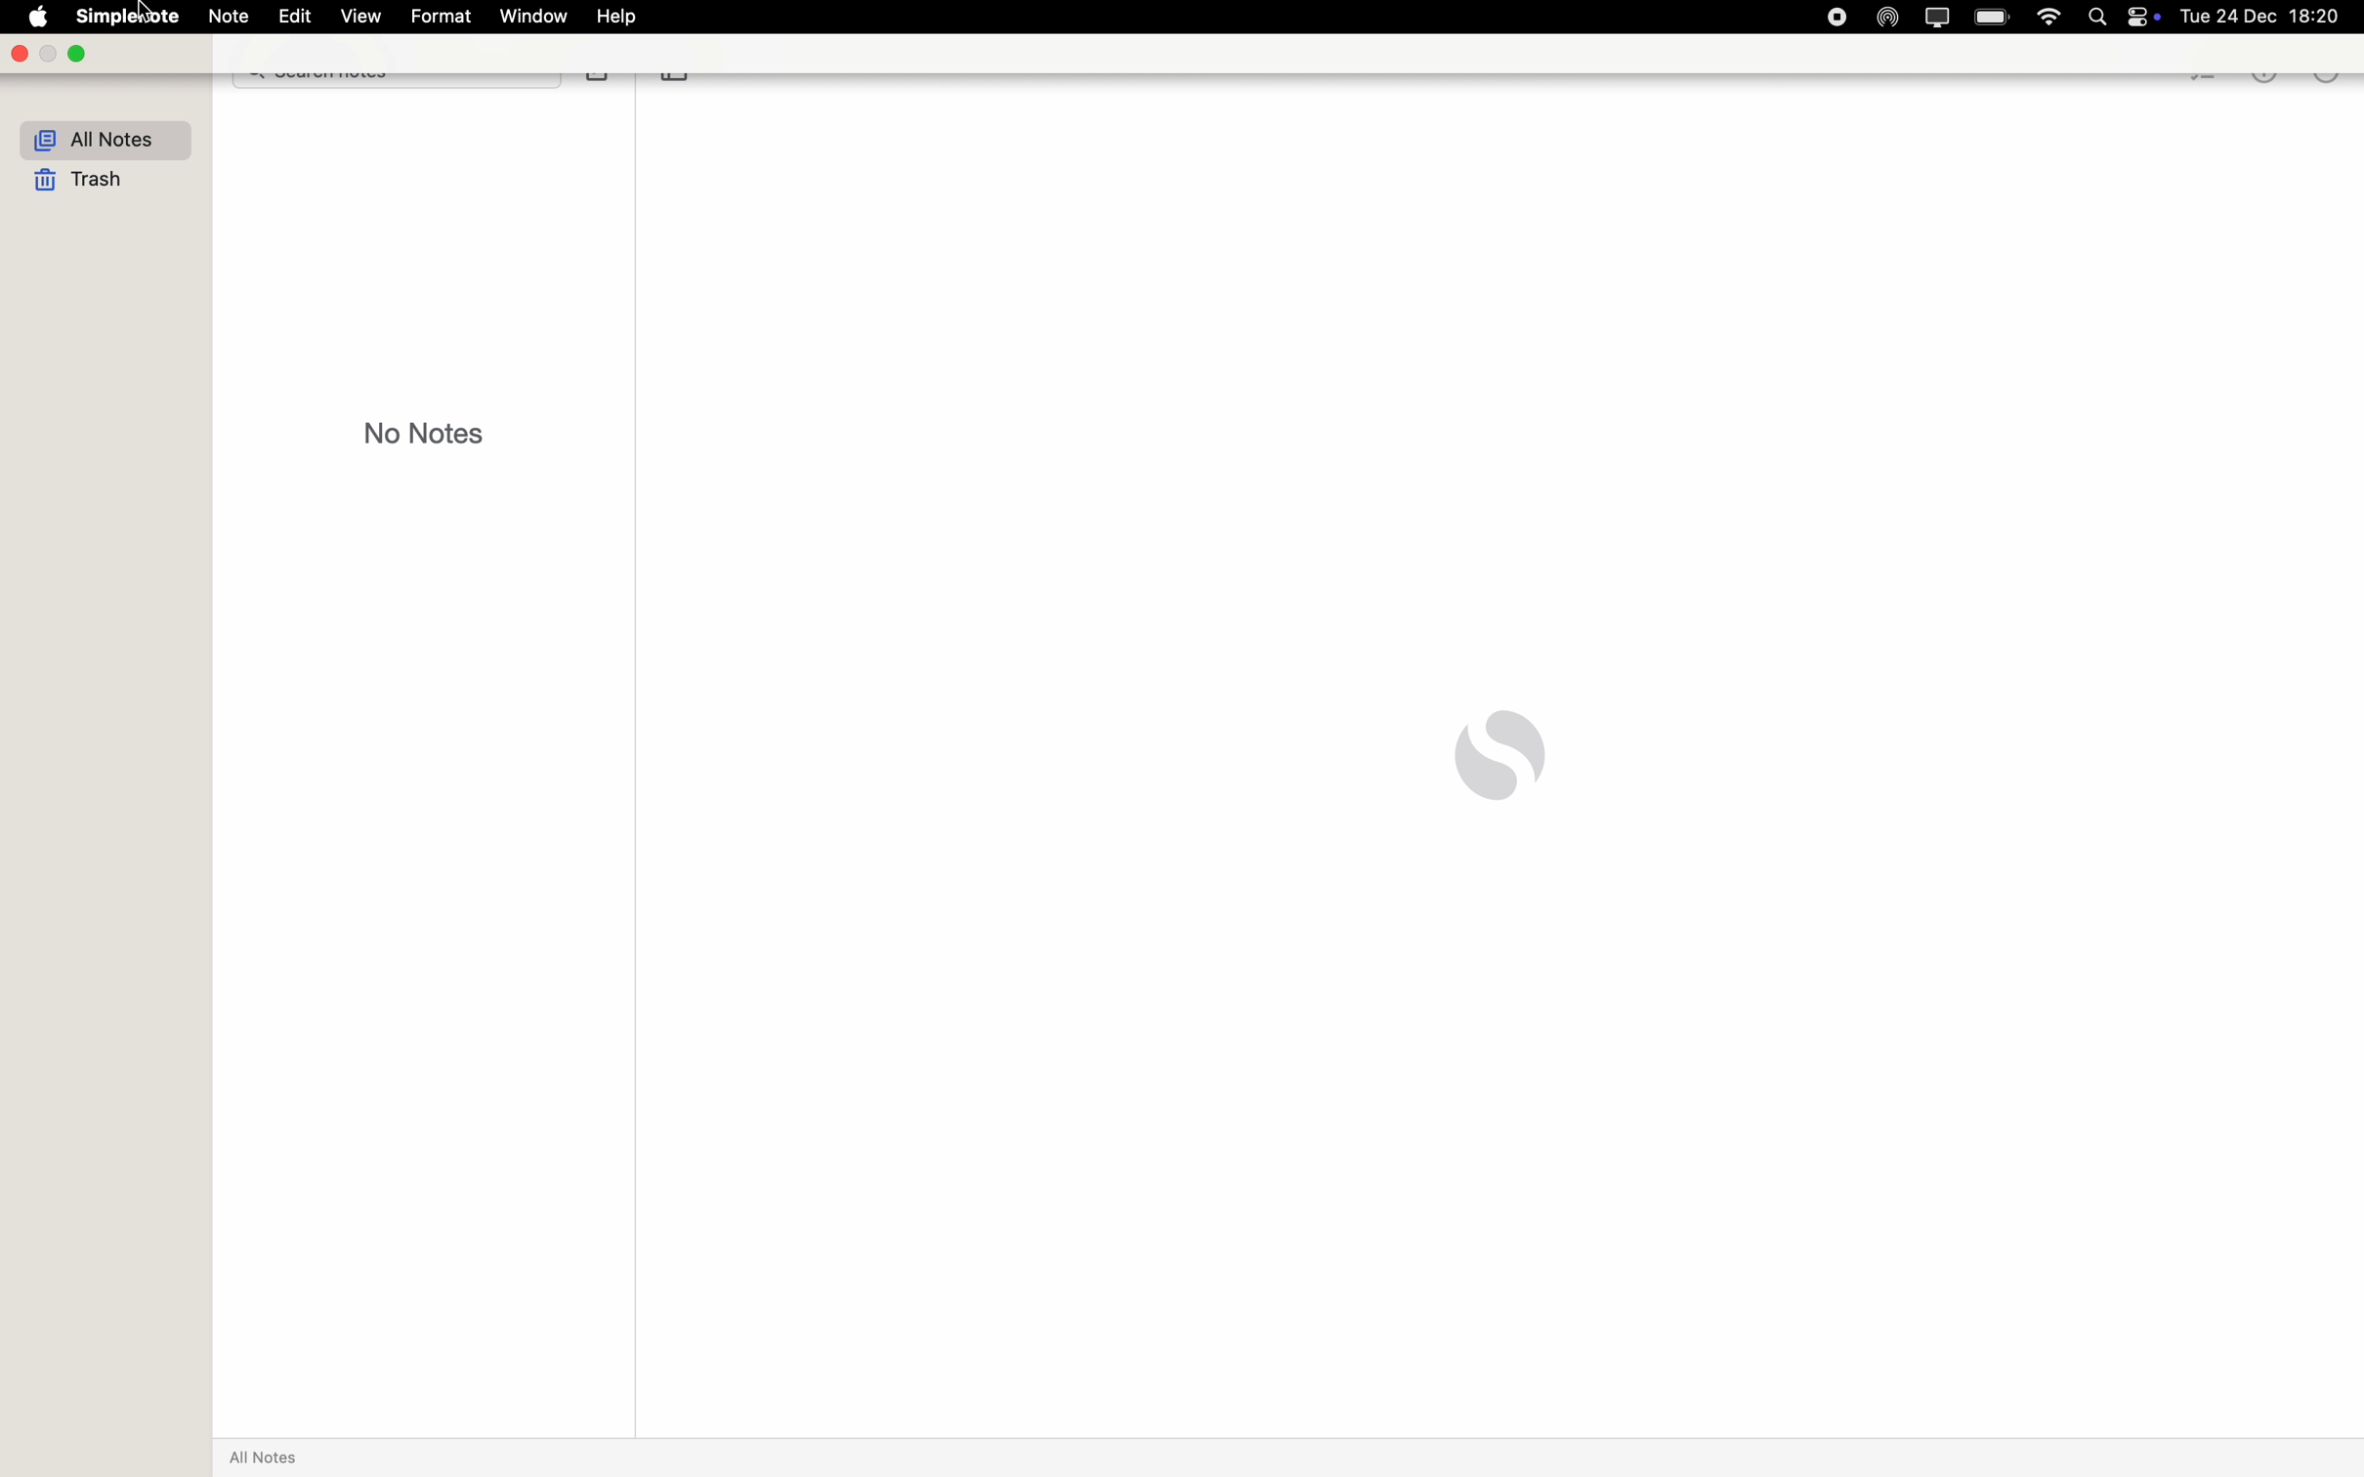 The width and height of the screenshot is (2364, 1477). I want to click on screen button, so click(1934, 16).